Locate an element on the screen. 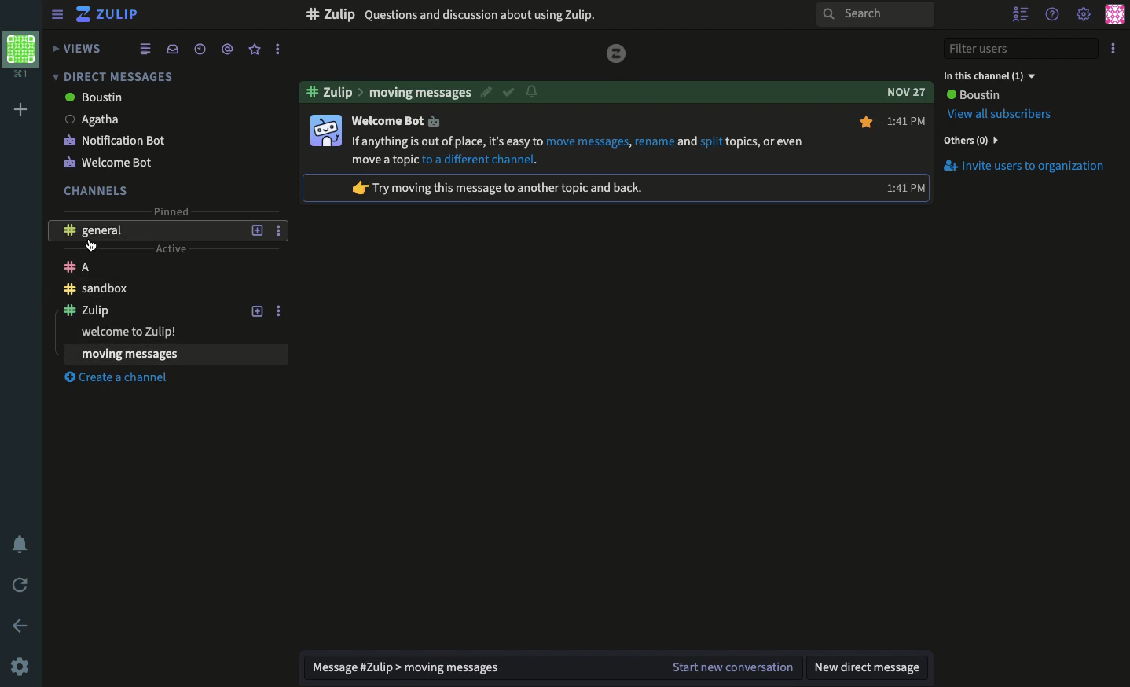  Hide users list is located at coordinates (1022, 16).